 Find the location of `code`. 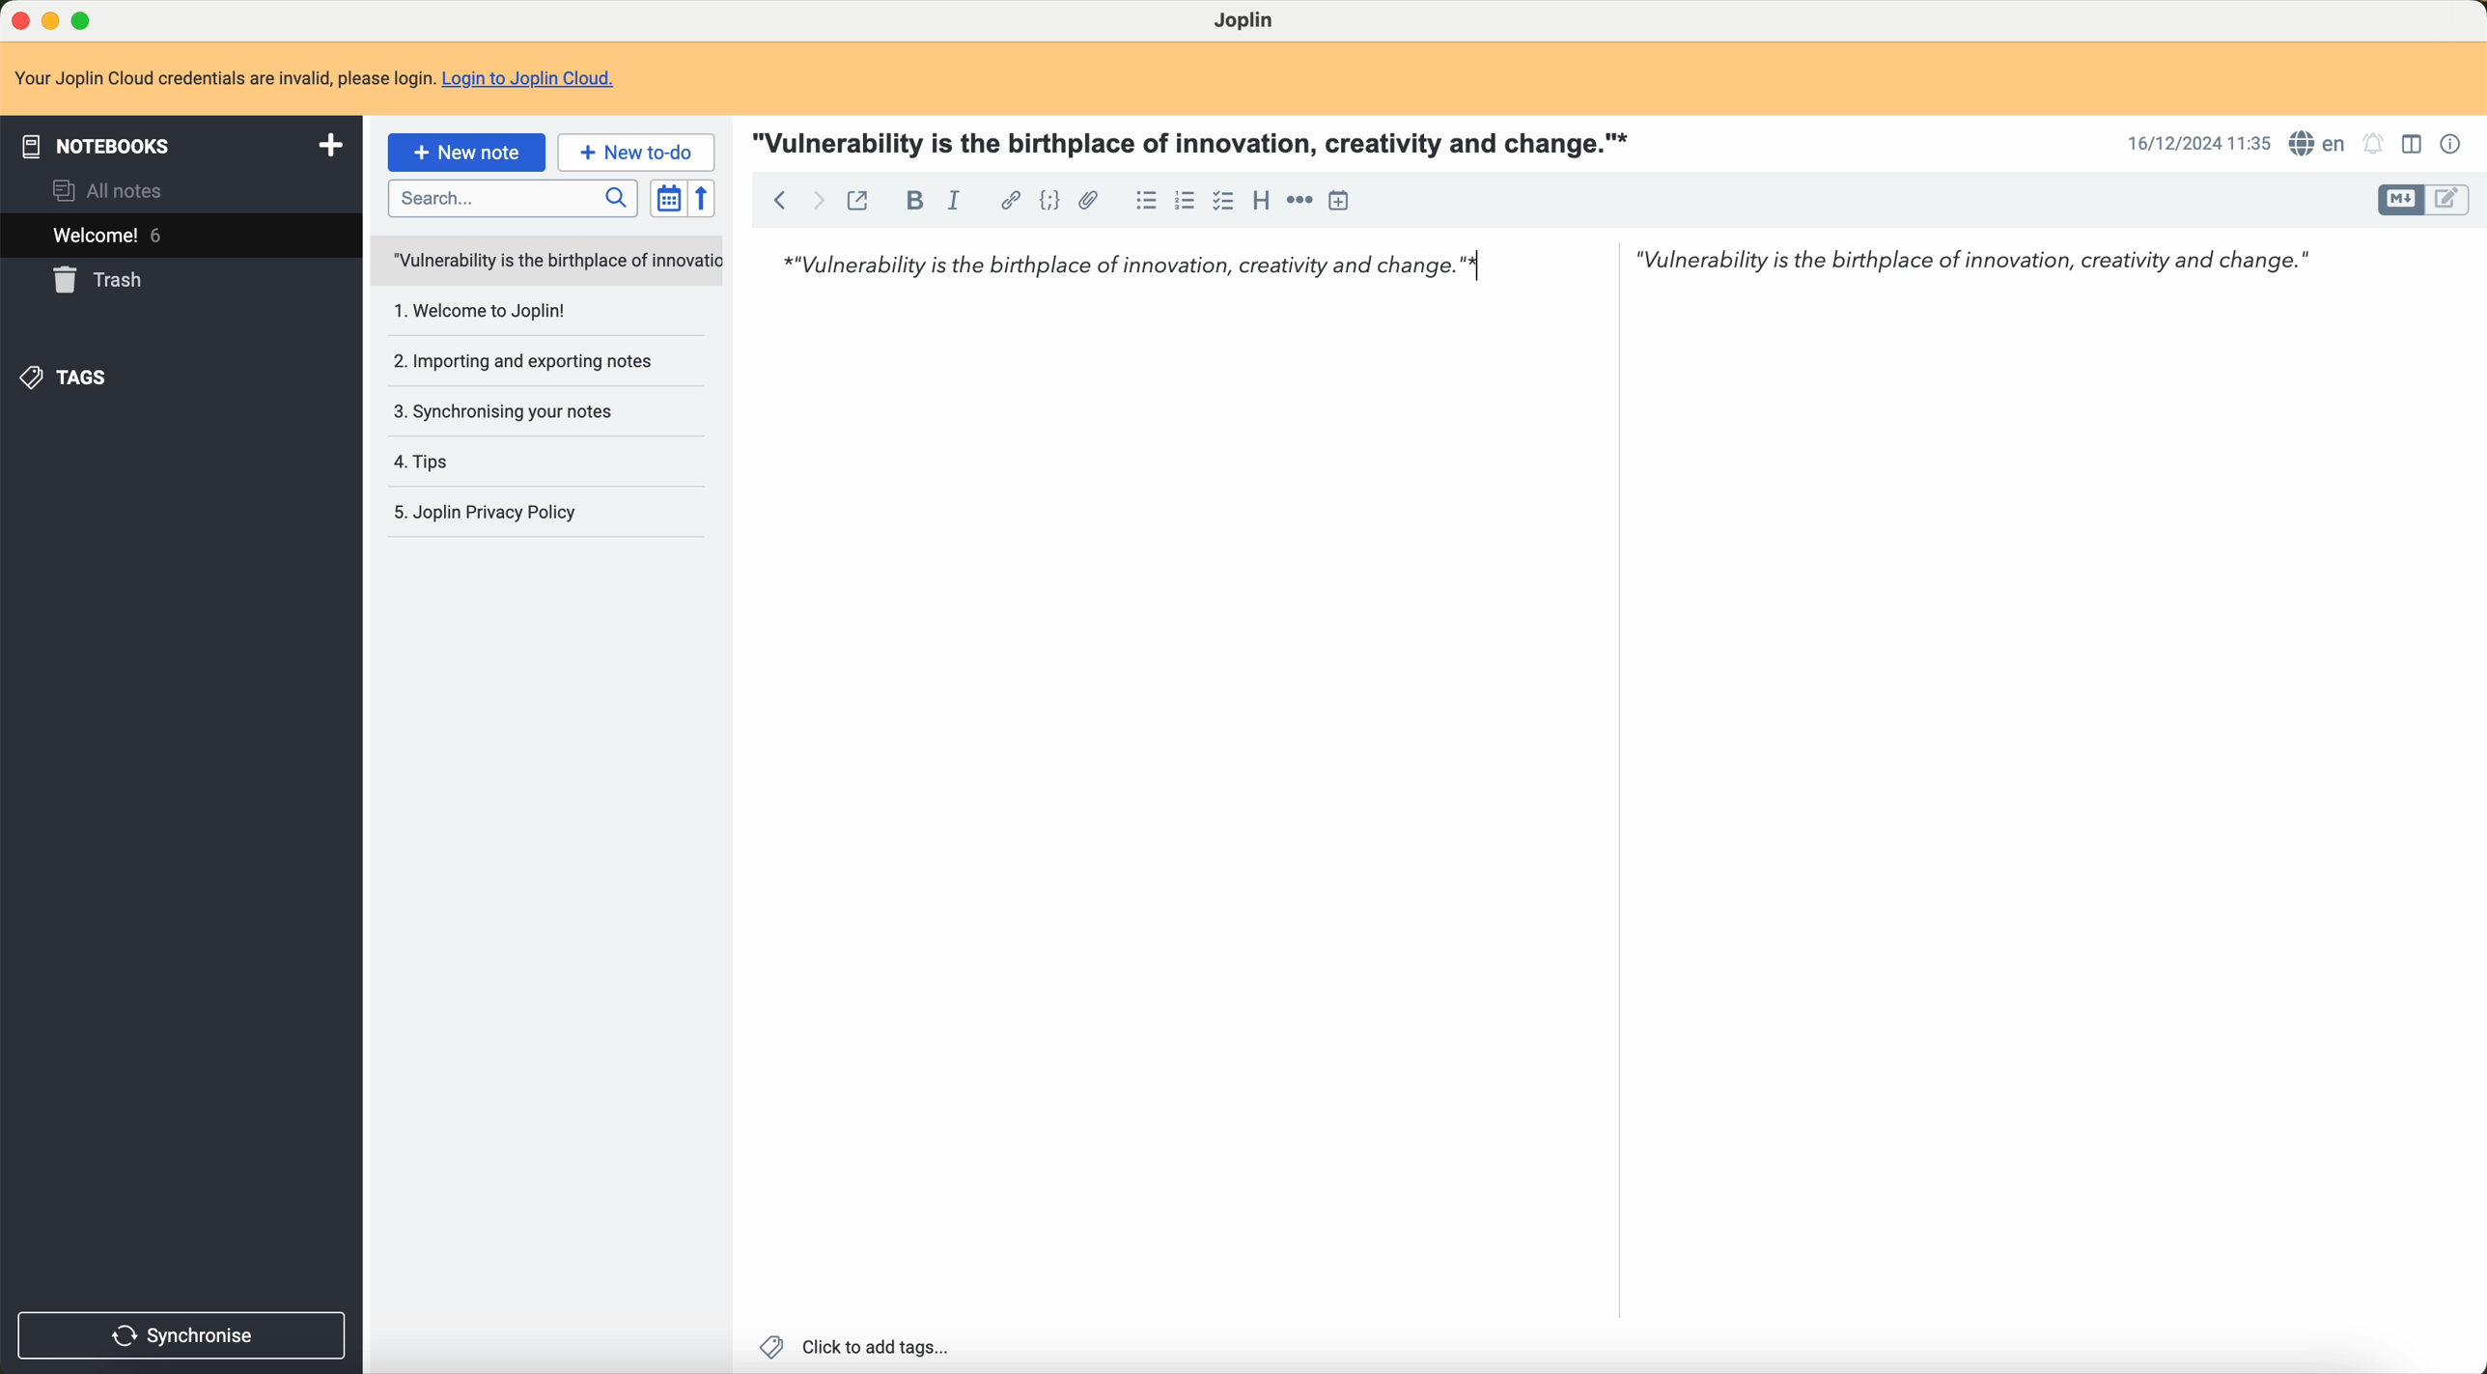

code is located at coordinates (1046, 199).